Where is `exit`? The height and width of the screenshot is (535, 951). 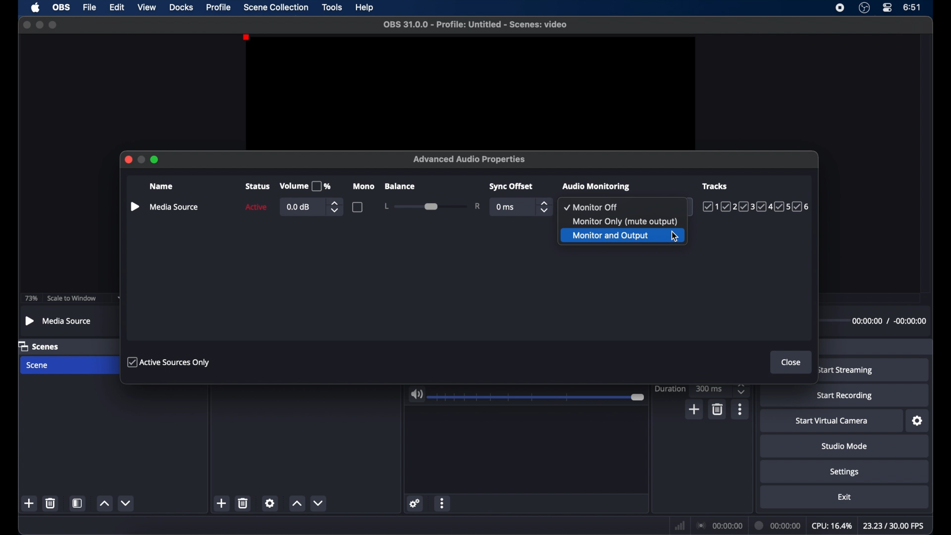
exit is located at coordinates (845, 497).